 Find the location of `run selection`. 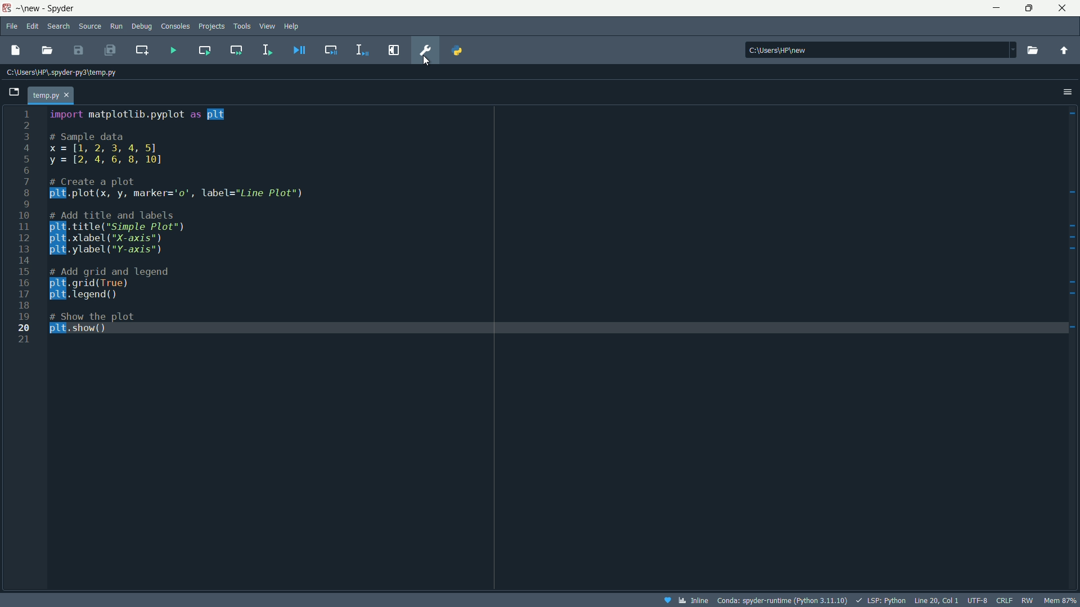

run selection is located at coordinates (266, 50).